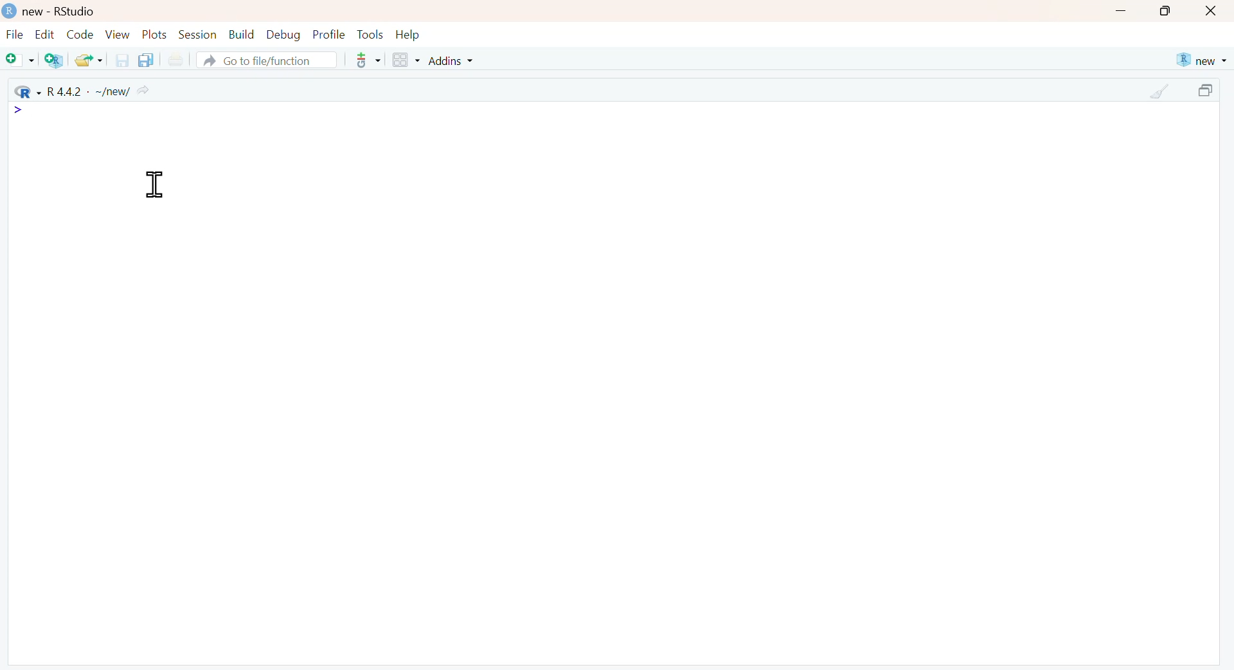 The width and height of the screenshot is (1234, 670). Describe the element at coordinates (405, 60) in the screenshot. I see `Workspace panes` at that location.